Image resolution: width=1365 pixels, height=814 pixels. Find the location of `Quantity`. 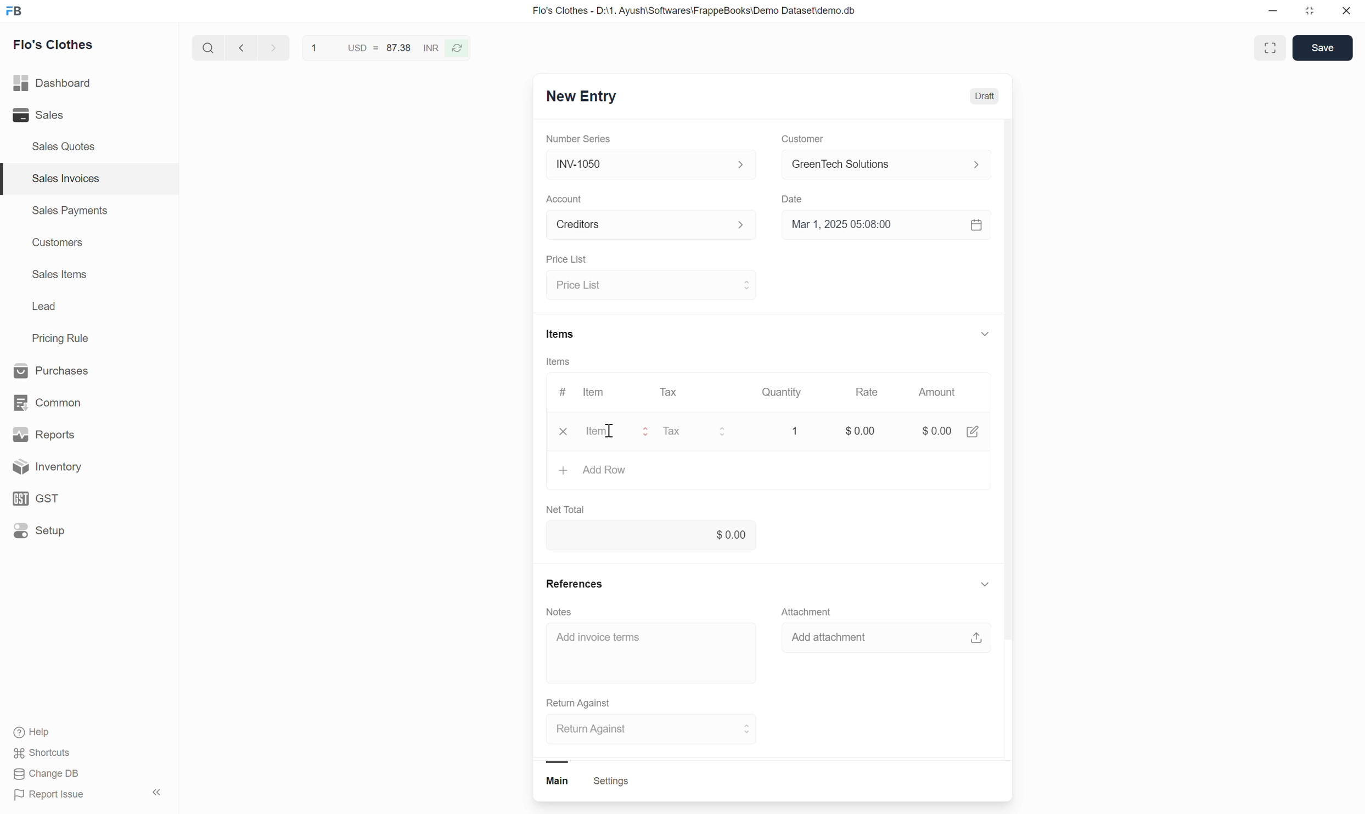

Quantity is located at coordinates (785, 394).